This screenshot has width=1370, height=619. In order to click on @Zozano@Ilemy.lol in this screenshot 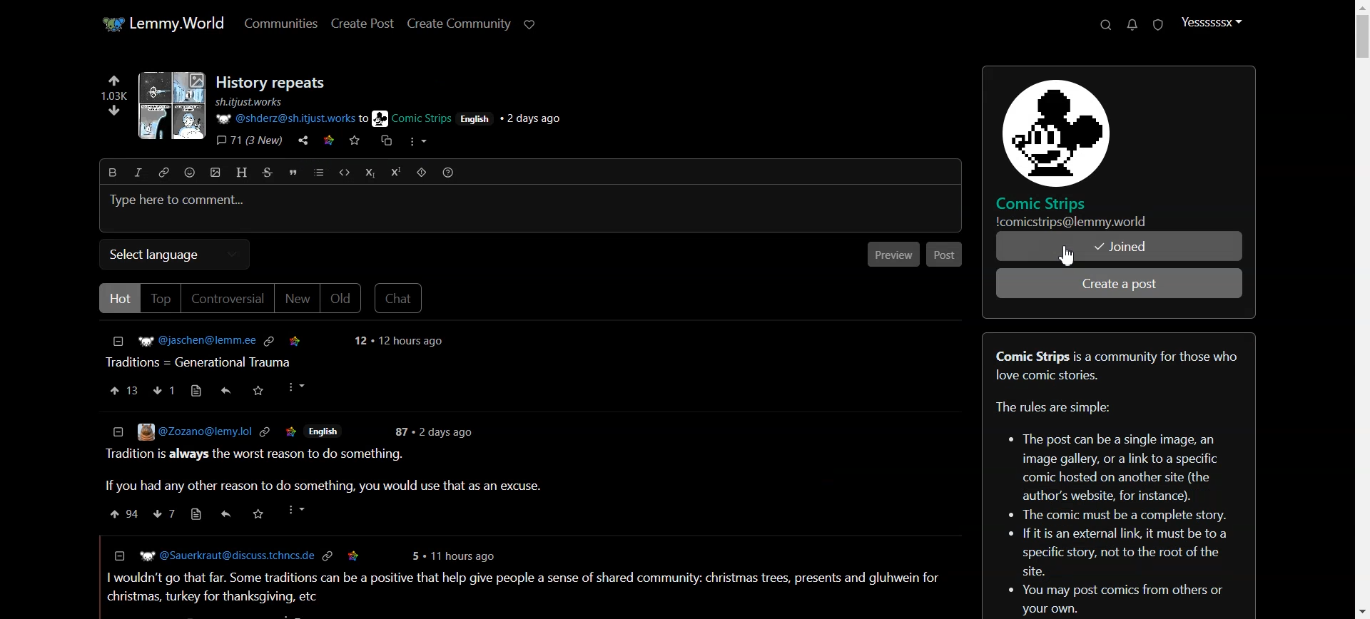, I will do `click(179, 432)`.